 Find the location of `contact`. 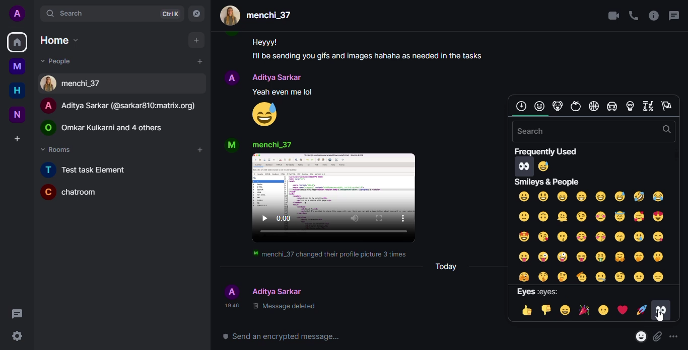

contact is located at coordinates (74, 83).